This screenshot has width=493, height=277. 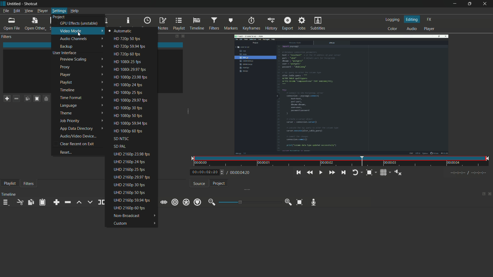 I want to click on player, so click(x=81, y=75).